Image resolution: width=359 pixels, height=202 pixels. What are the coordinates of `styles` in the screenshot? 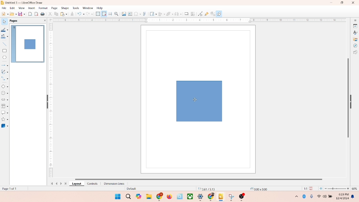 It's located at (355, 32).